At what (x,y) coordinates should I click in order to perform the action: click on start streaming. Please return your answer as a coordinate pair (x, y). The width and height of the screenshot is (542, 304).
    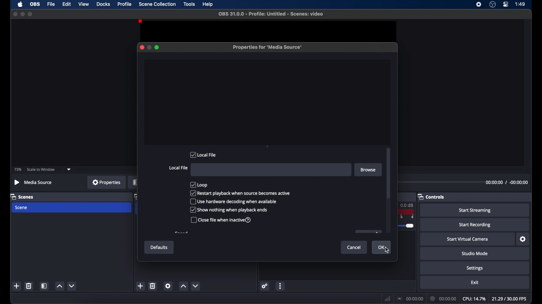
    Looking at the image, I should click on (475, 211).